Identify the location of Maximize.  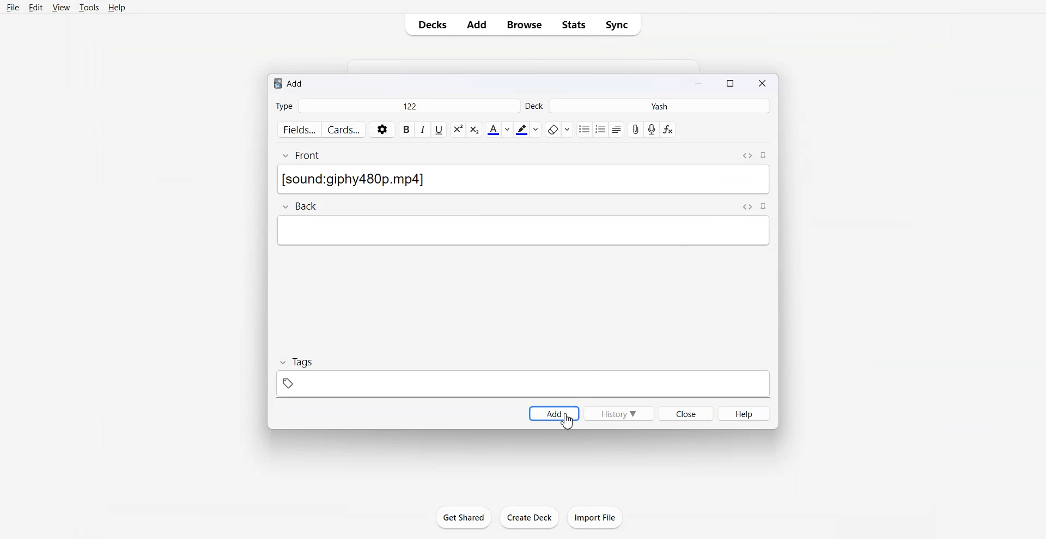
(728, 83).